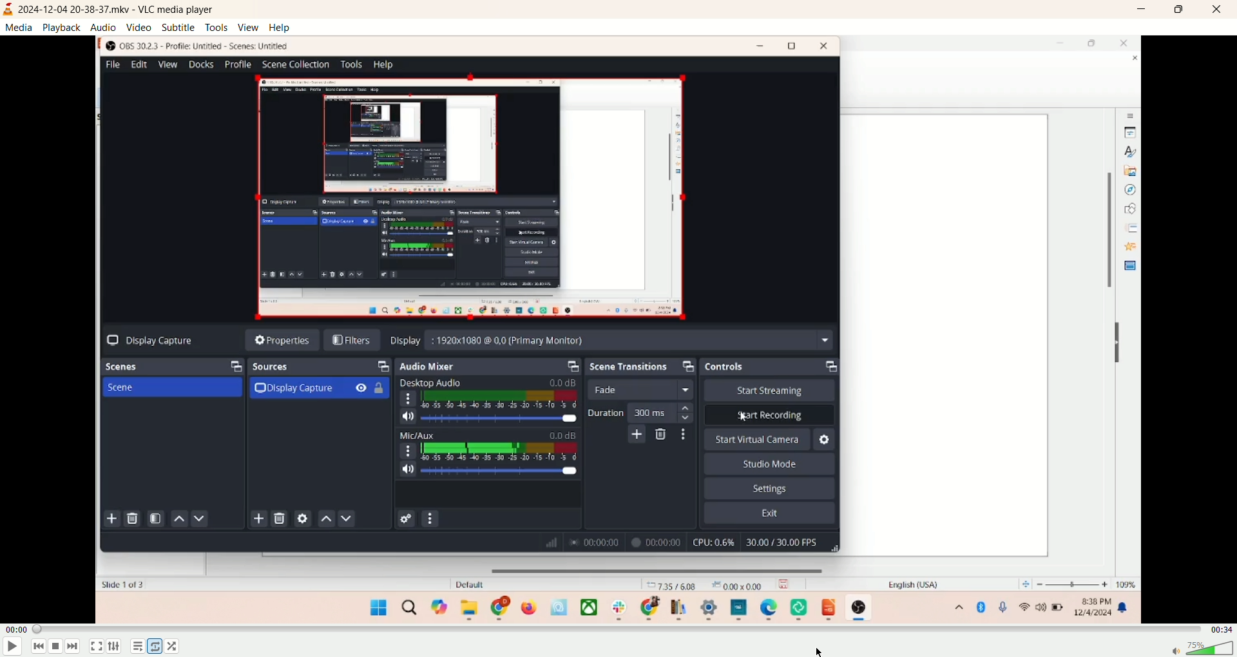  Describe the element at coordinates (38, 646) in the screenshot. I see `previous track` at that location.